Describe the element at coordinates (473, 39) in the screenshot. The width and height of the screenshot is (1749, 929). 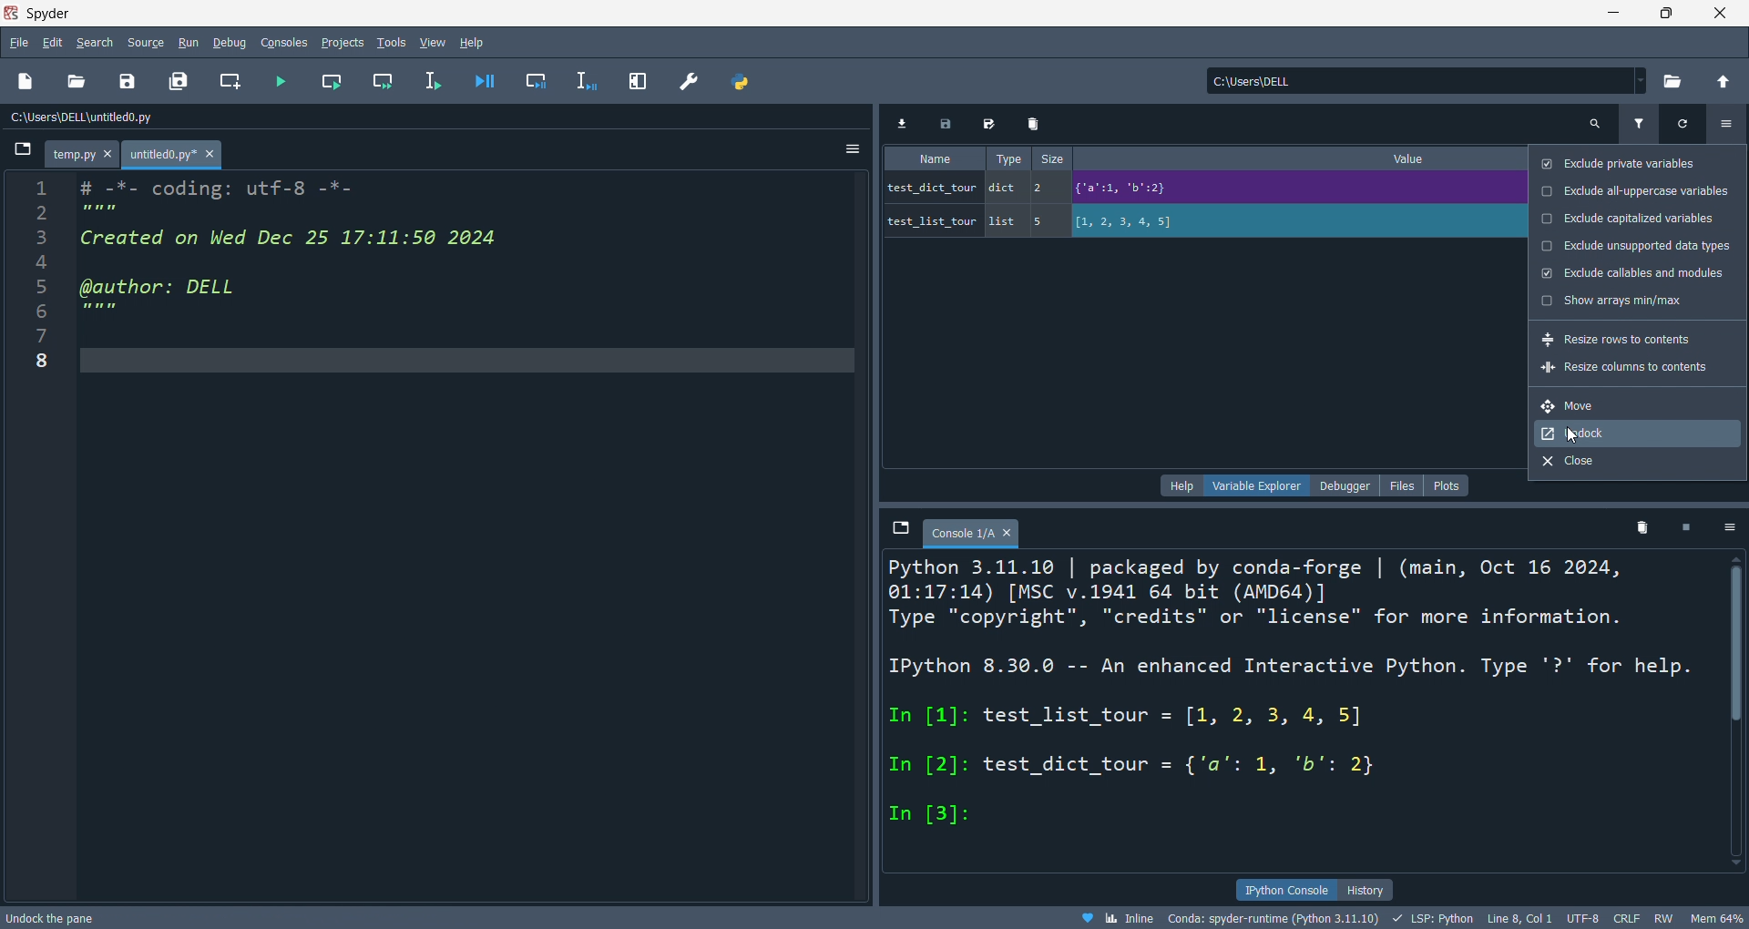
I see `hlep` at that location.